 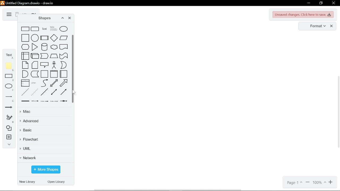 I want to click on tape, so click(x=64, y=56).